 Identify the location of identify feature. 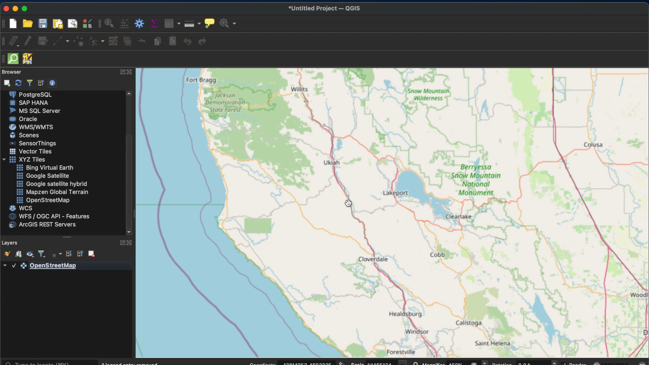
(110, 23).